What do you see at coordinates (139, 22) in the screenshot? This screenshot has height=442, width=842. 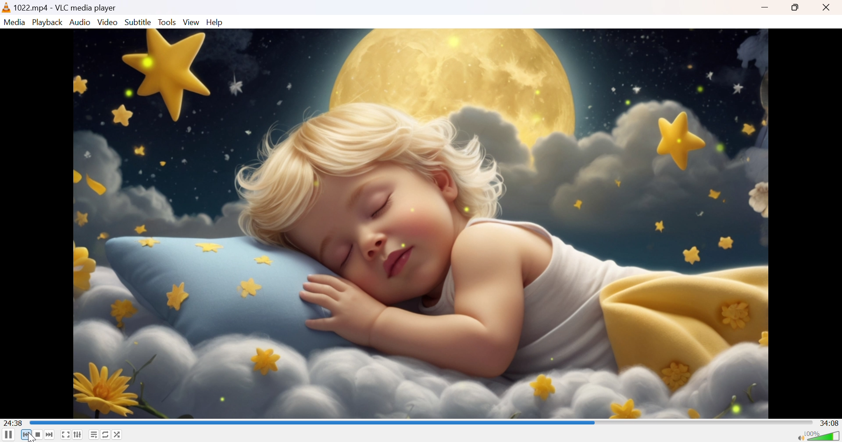 I see `Subtitle` at bounding box center [139, 22].